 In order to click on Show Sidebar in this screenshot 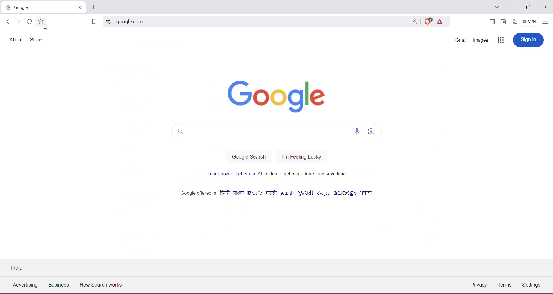, I will do `click(492, 22)`.